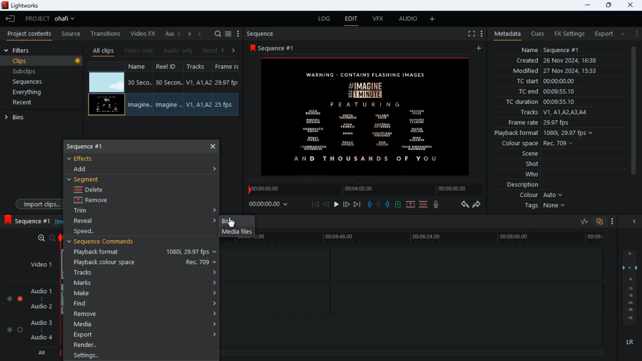 Image resolution: width=642 pixels, height=361 pixels. I want to click on tracks, so click(555, 112).